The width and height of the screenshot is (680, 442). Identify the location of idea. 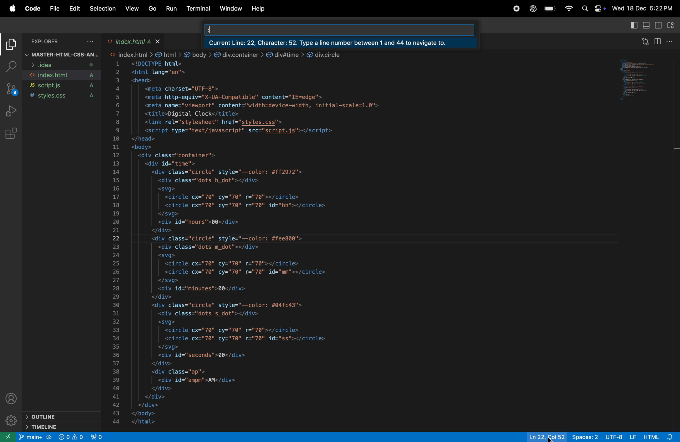
(59, 66).